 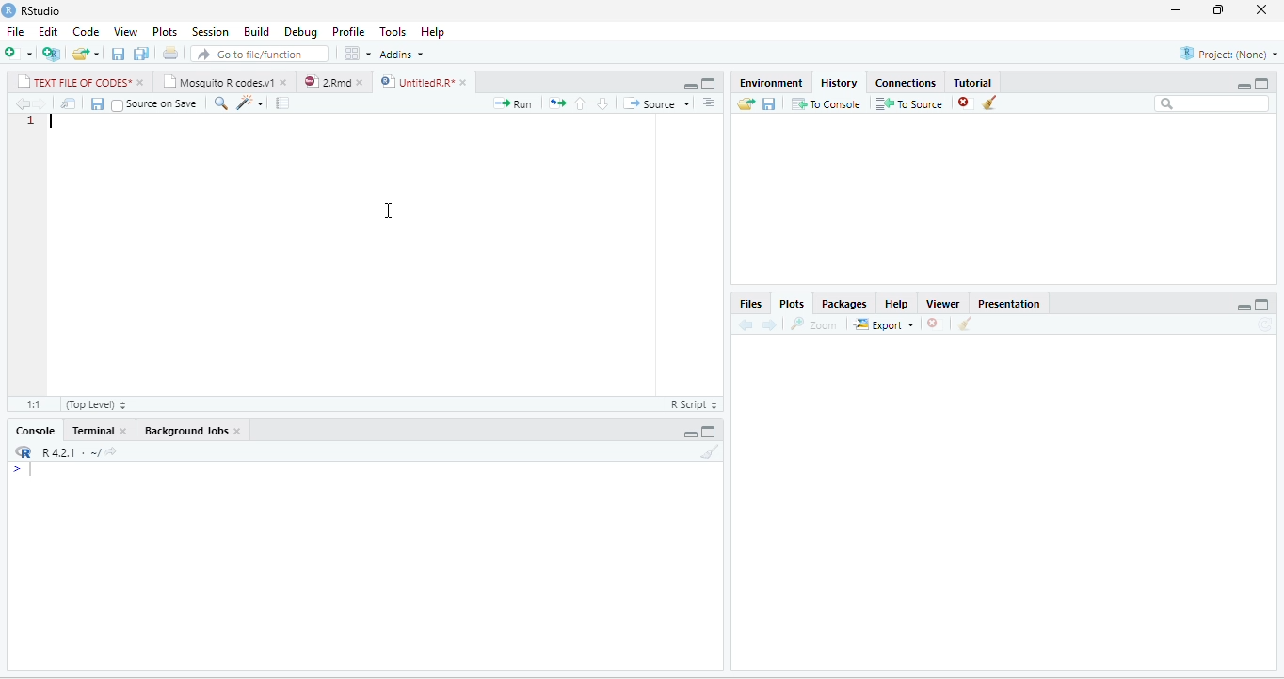 I want to click on minimize, so click(x=690, y=86).